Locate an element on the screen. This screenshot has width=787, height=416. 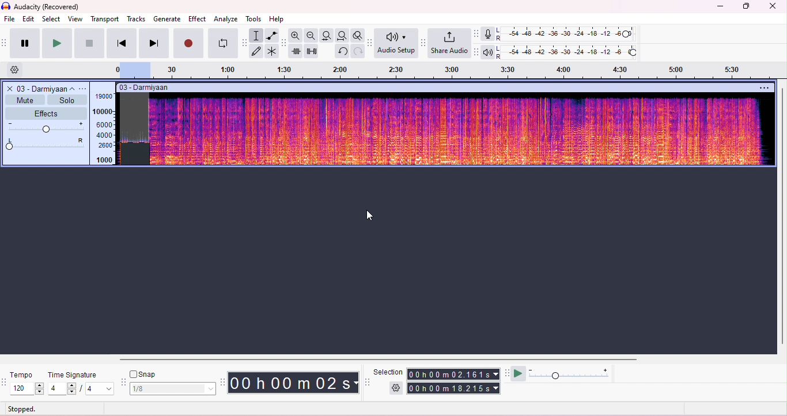
fit selection to width is located at coordinates (327, 36).